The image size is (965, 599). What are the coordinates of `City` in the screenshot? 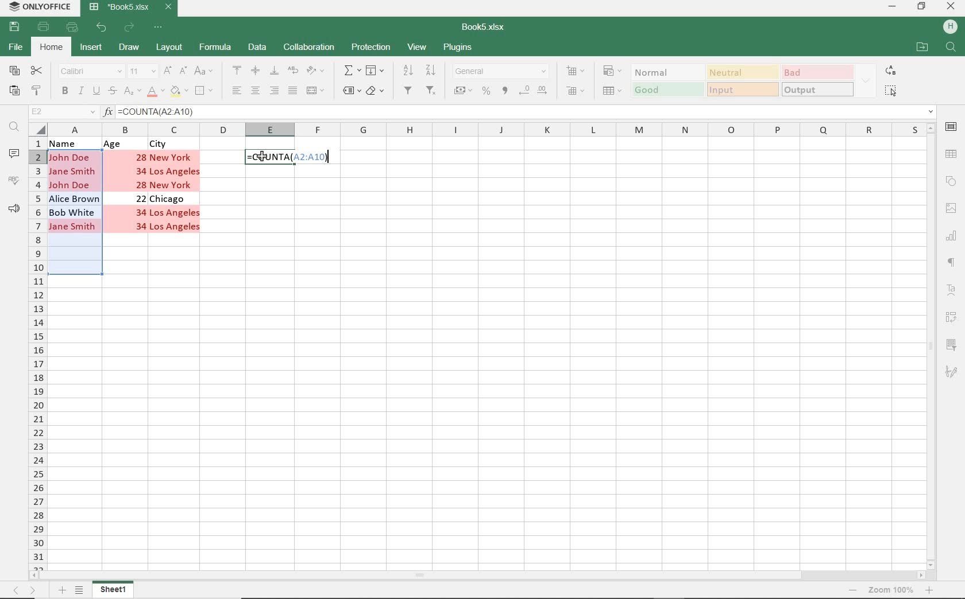 It's located at (161, 144).